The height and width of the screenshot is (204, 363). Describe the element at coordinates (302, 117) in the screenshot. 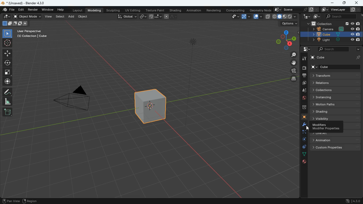

I see `cube` at that location.